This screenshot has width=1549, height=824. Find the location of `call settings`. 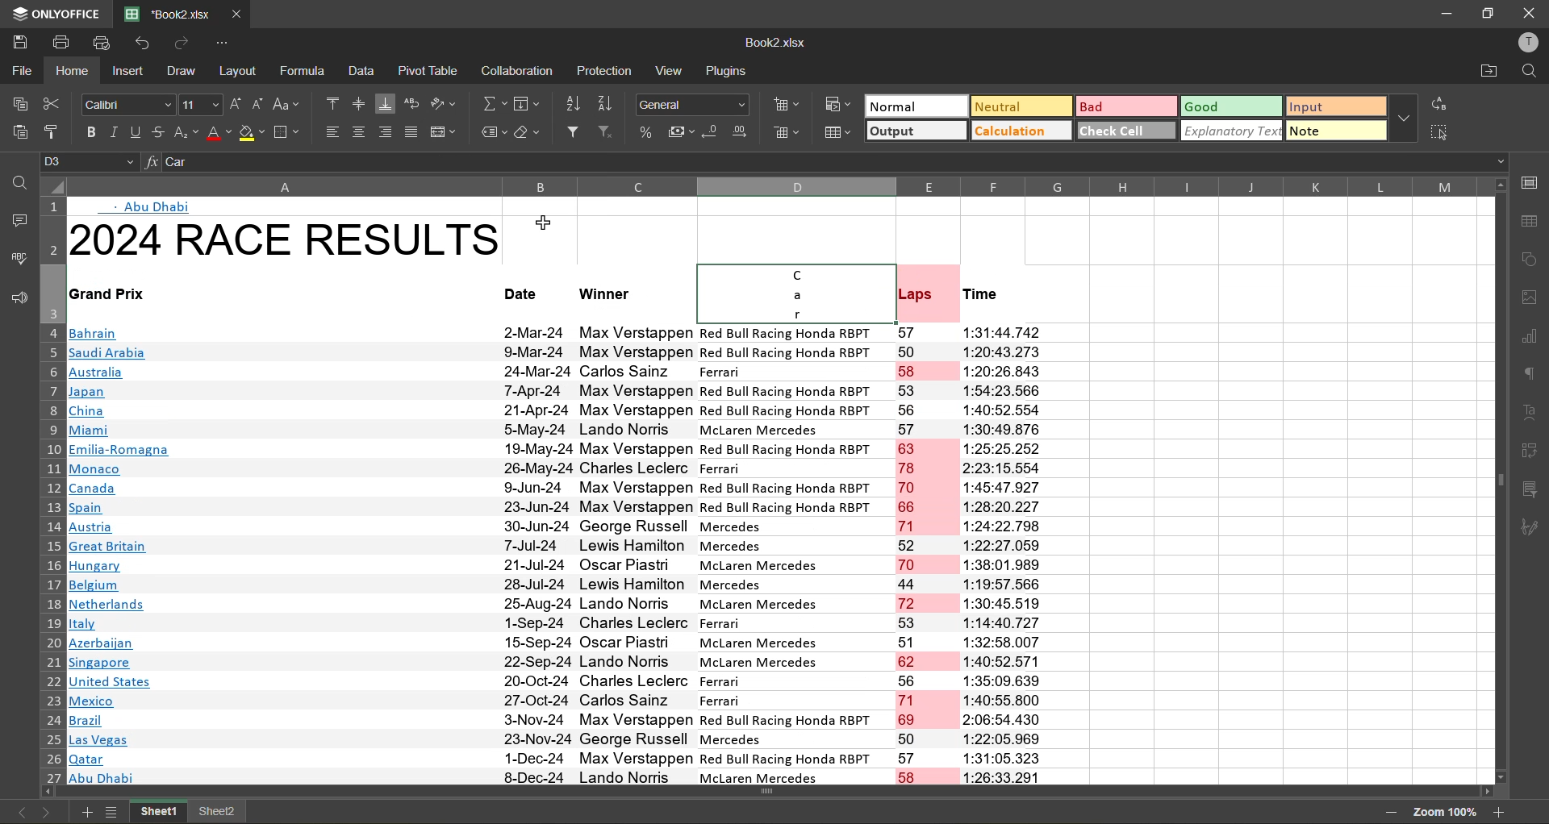

call settings is located at coordinates (1531, 185).